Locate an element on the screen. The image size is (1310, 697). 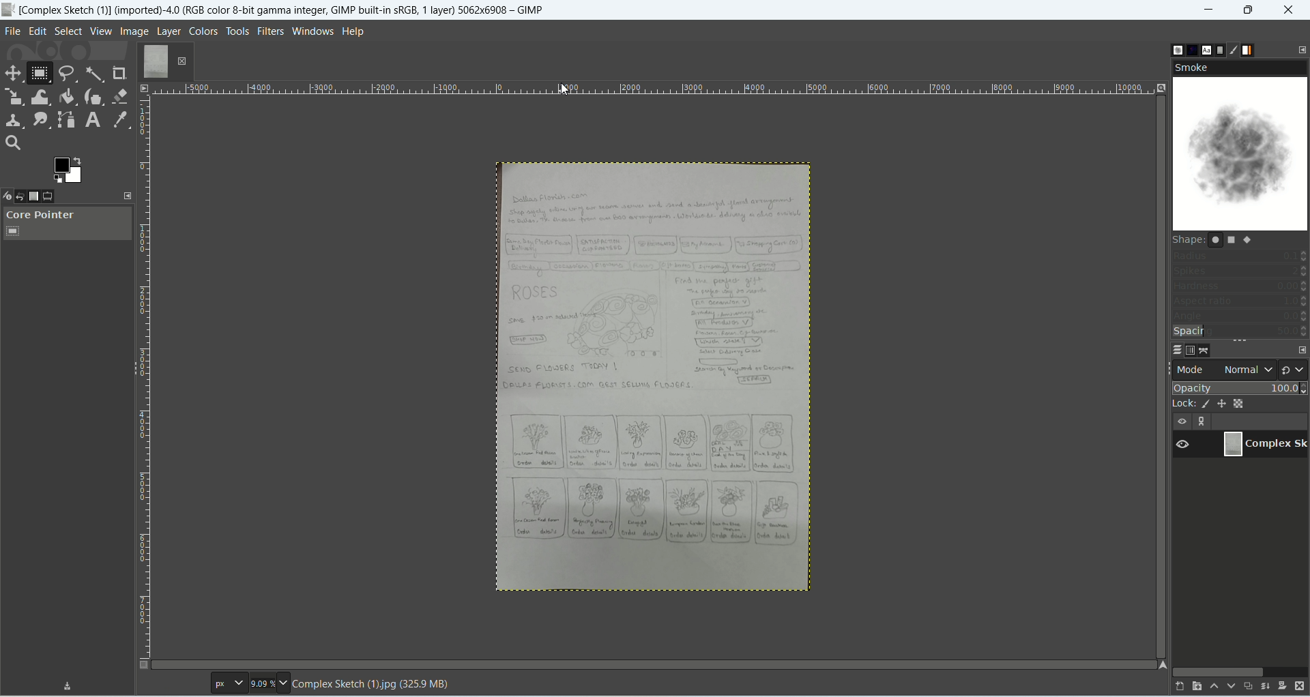
create a new layer is located at coordinates (1195, 687).